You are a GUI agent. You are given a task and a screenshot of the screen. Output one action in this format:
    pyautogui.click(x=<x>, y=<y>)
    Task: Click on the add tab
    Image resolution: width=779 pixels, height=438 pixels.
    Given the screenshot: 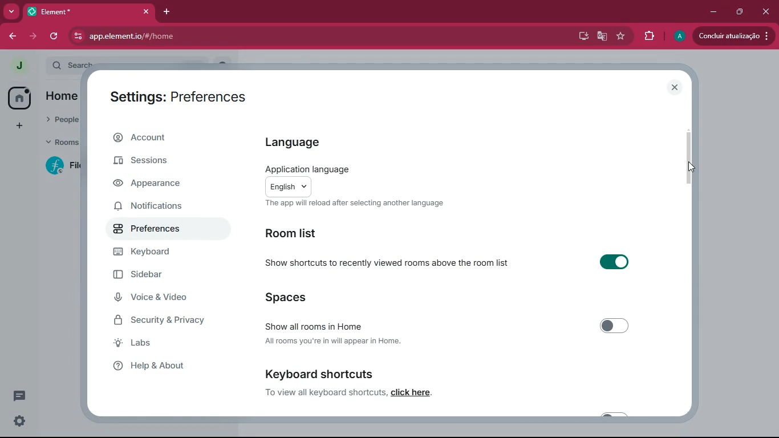 What is the action you would take?
    pyautogui.click(x=168, y=12)
    